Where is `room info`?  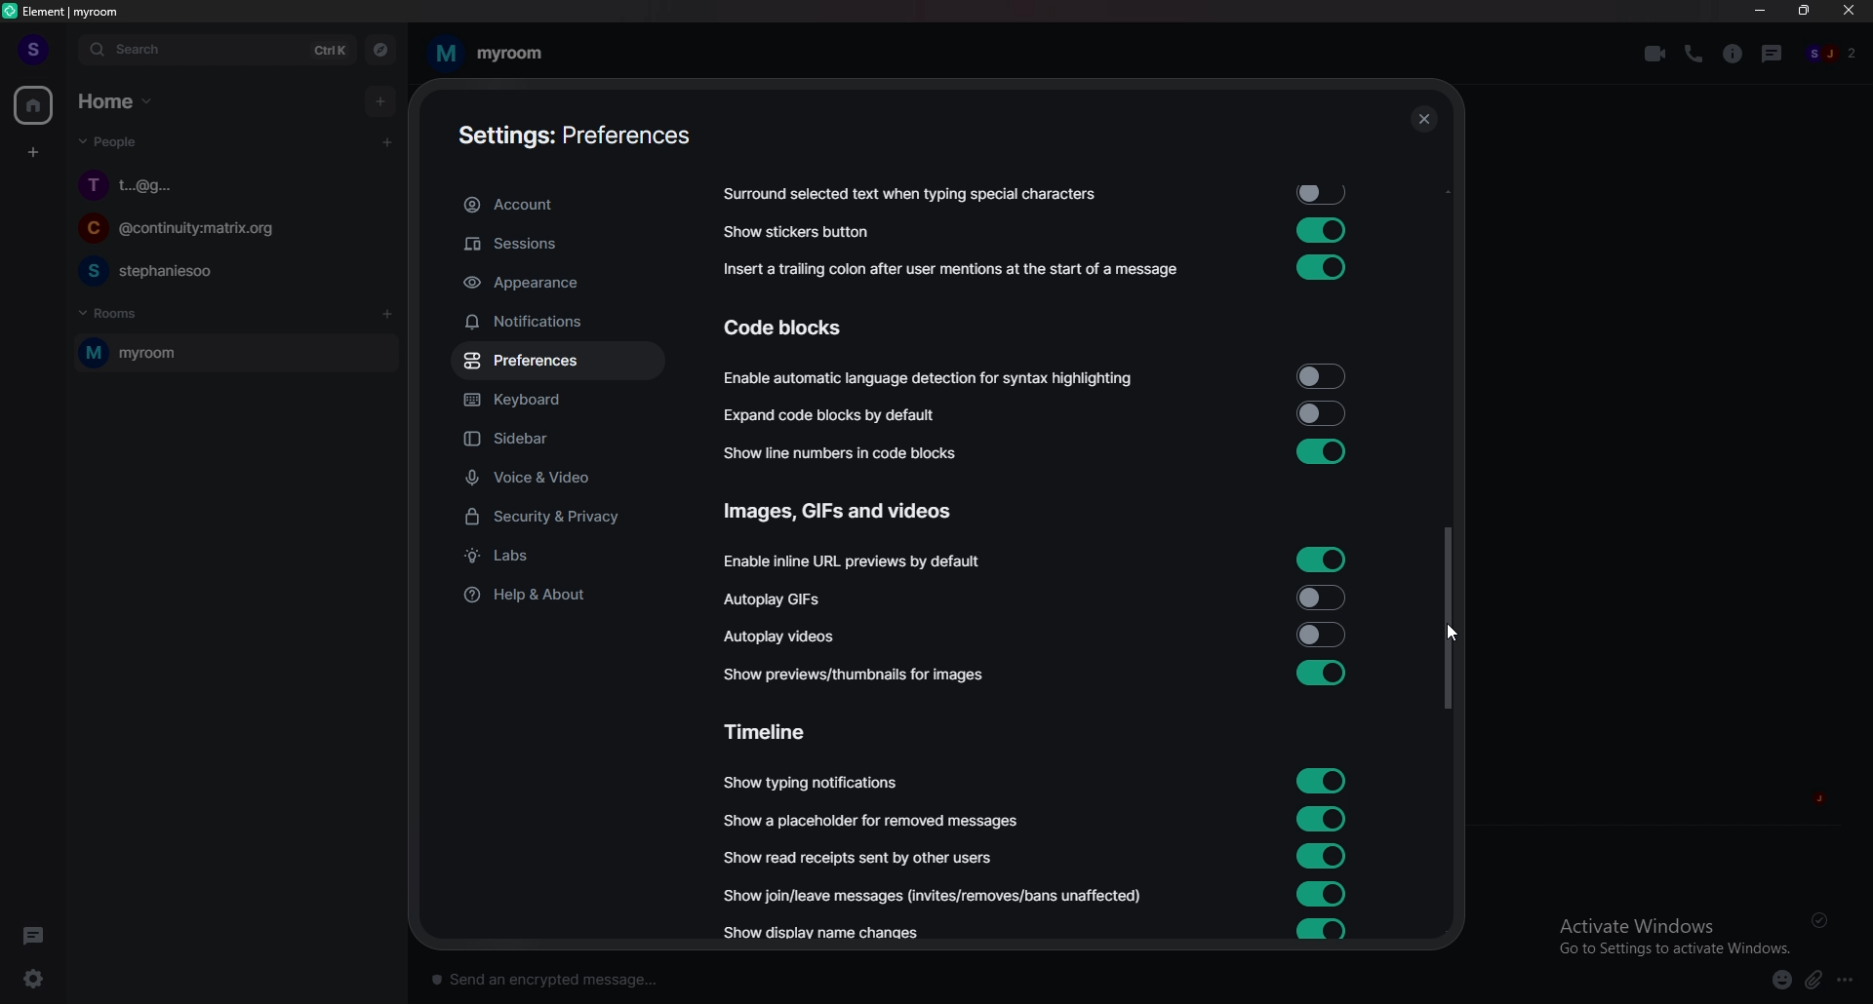
room info is located at coordinates (1734, 54).